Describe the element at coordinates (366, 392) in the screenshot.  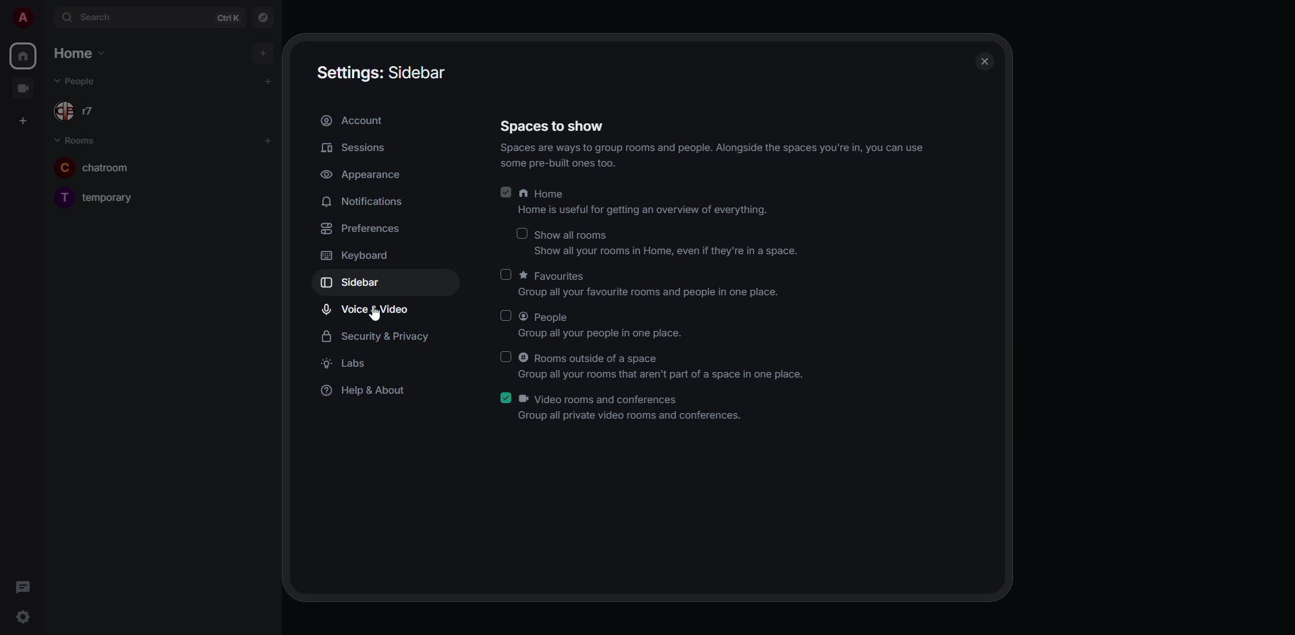
I see `help & about` at that location.